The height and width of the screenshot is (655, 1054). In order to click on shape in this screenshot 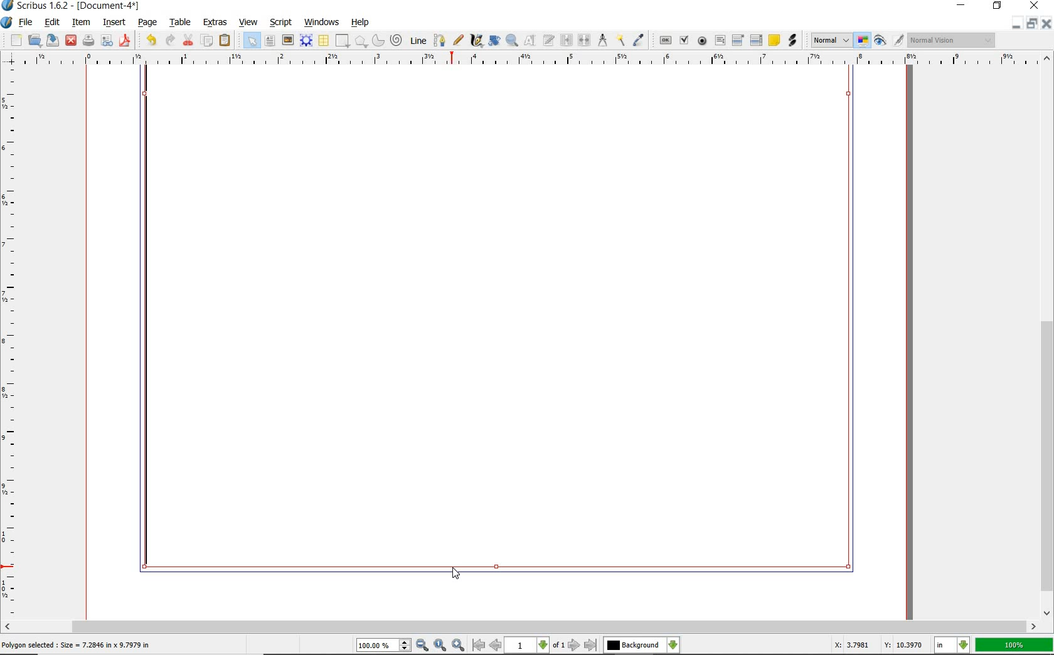, I will do `click(343, 41)`.